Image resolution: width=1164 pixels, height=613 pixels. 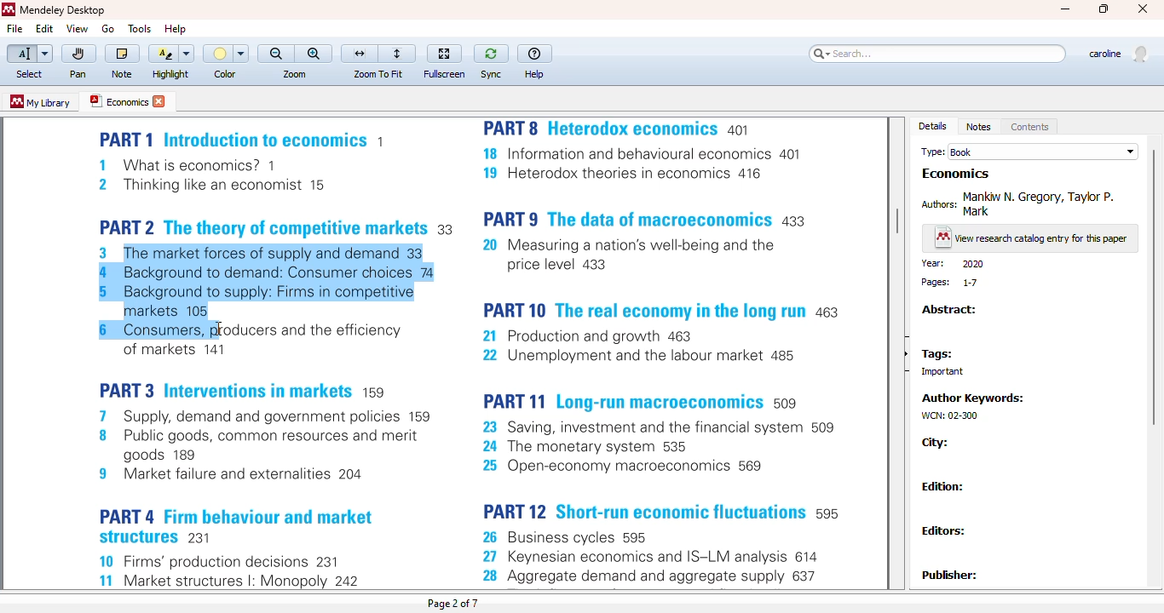 I want to click on minimize, so click(x=1066, y=9).